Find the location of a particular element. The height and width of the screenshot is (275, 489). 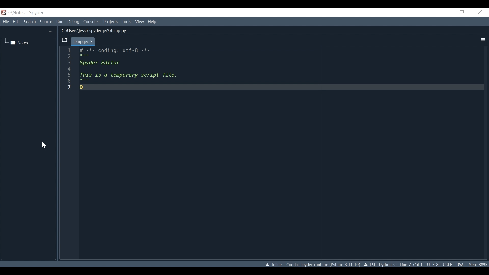

Editor is located at coordinates (270, 151).